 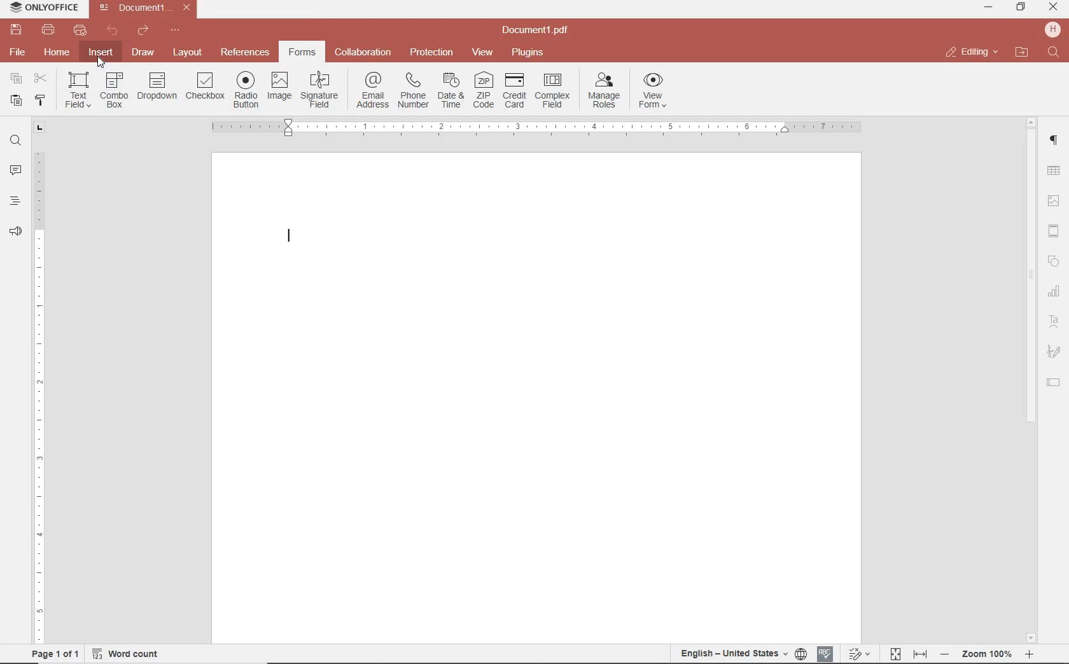 I want to click on scrollbar, so click(x=1029, y=380).